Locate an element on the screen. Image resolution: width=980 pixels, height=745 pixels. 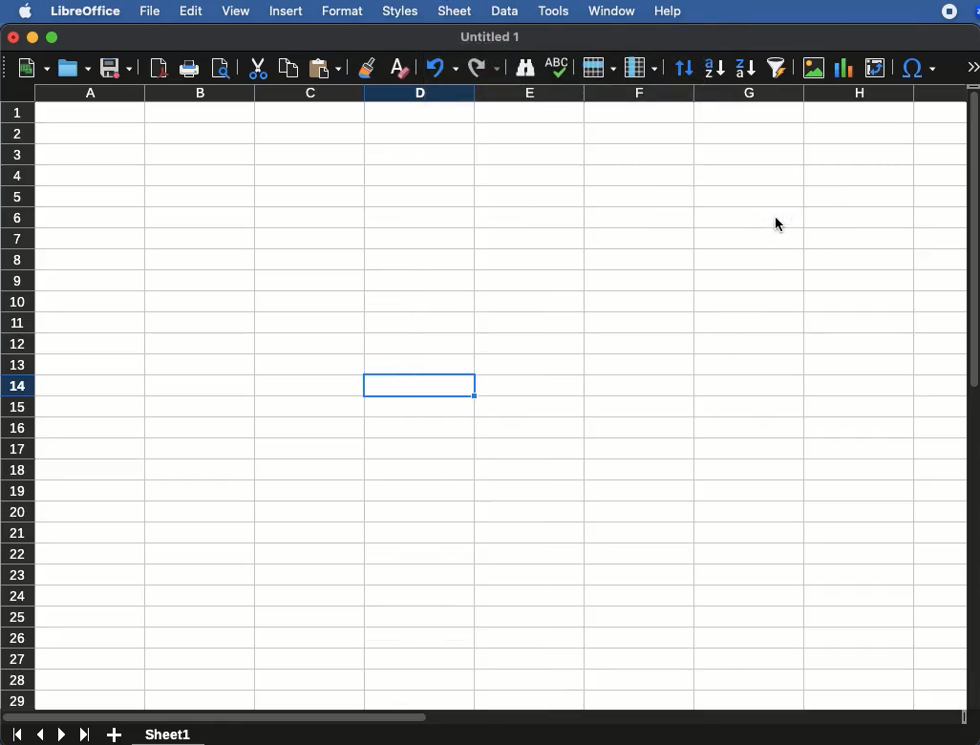
sort is located at coordinates (685, 67).